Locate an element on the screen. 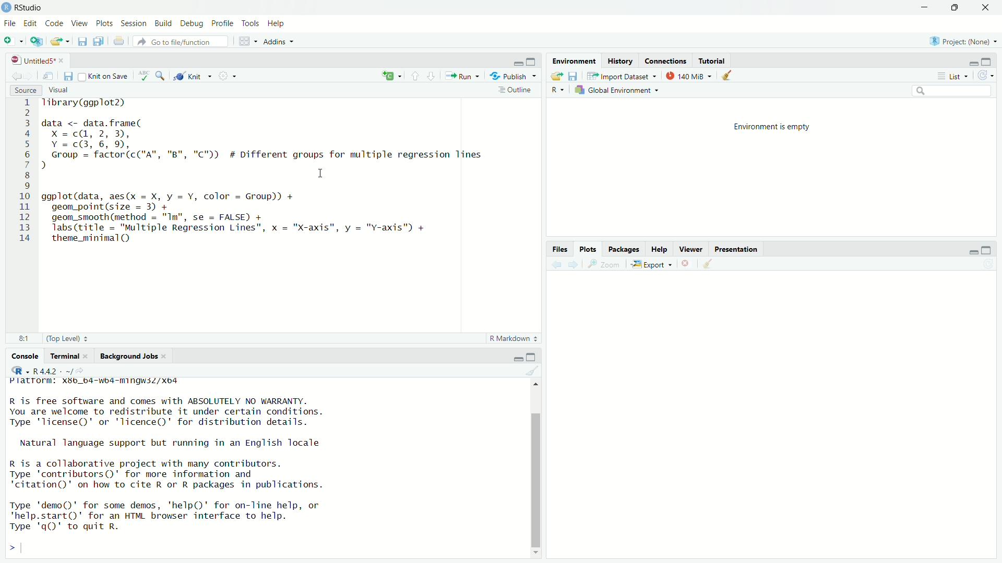 The image size is (1002, 563). Viewer is located at coordinates (690, 249).